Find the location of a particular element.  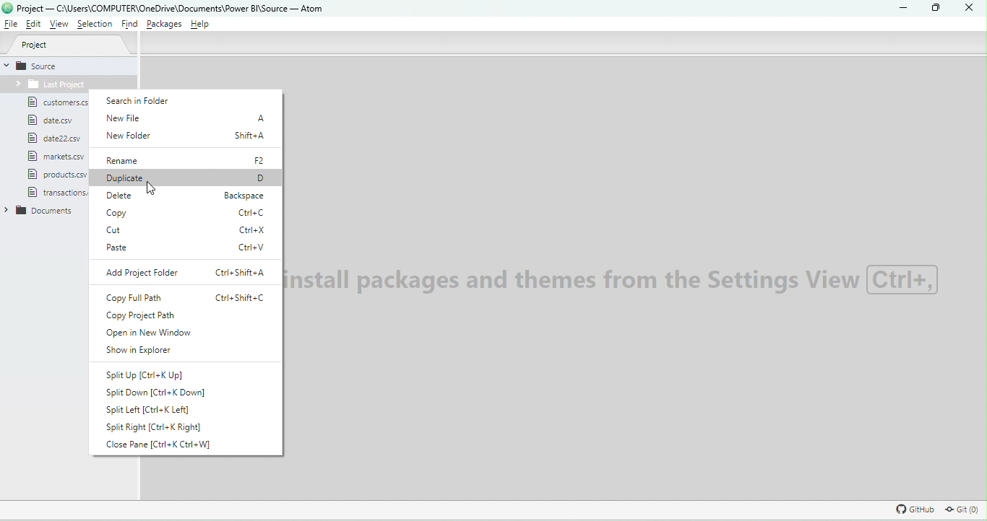

Cut is located at coordinates (189, 230).